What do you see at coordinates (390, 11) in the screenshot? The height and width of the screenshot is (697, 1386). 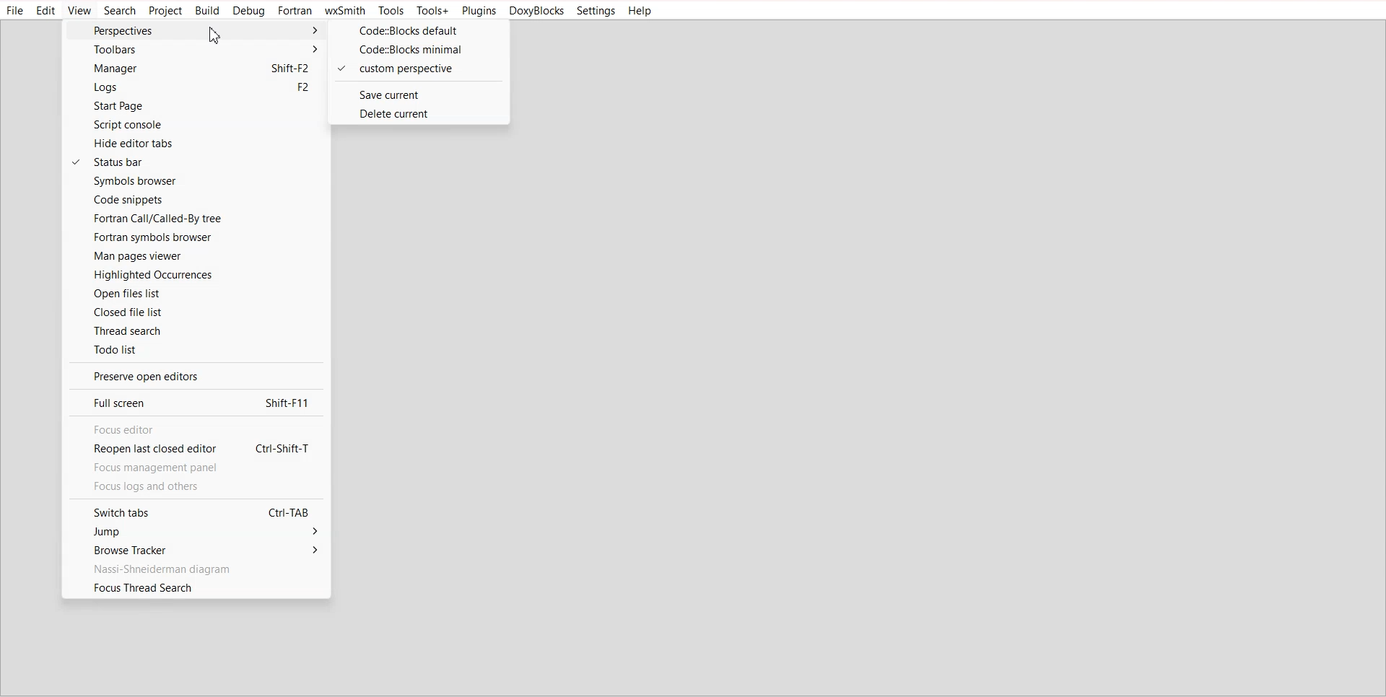 I see `Tools` at bounding box center [390, 11].